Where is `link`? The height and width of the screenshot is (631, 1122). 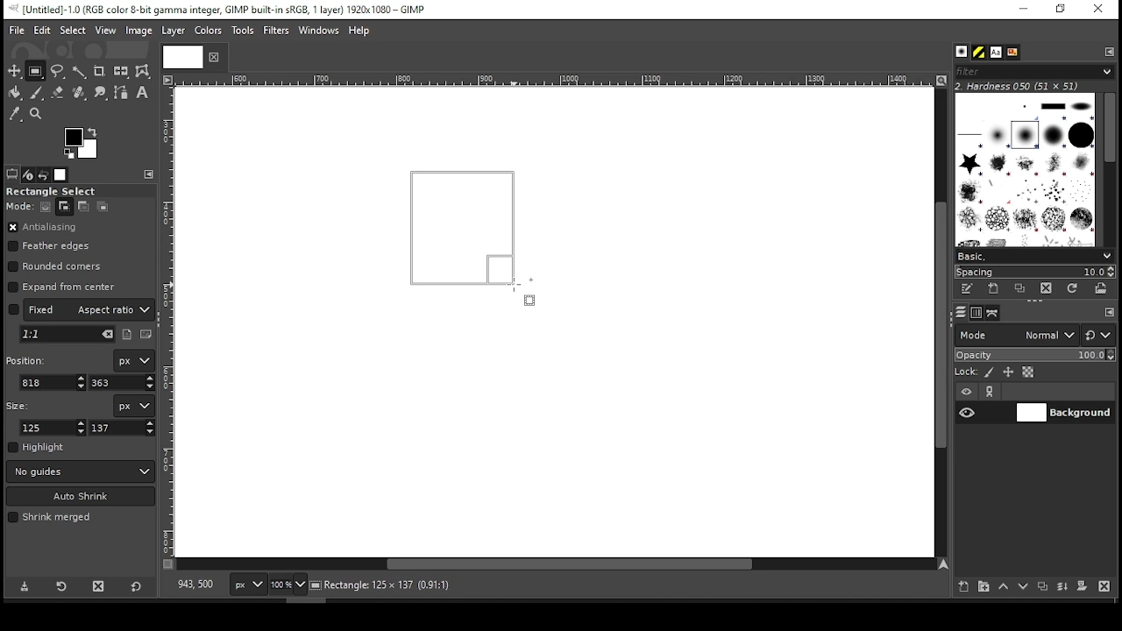 link is located at coordinates (990, 392).